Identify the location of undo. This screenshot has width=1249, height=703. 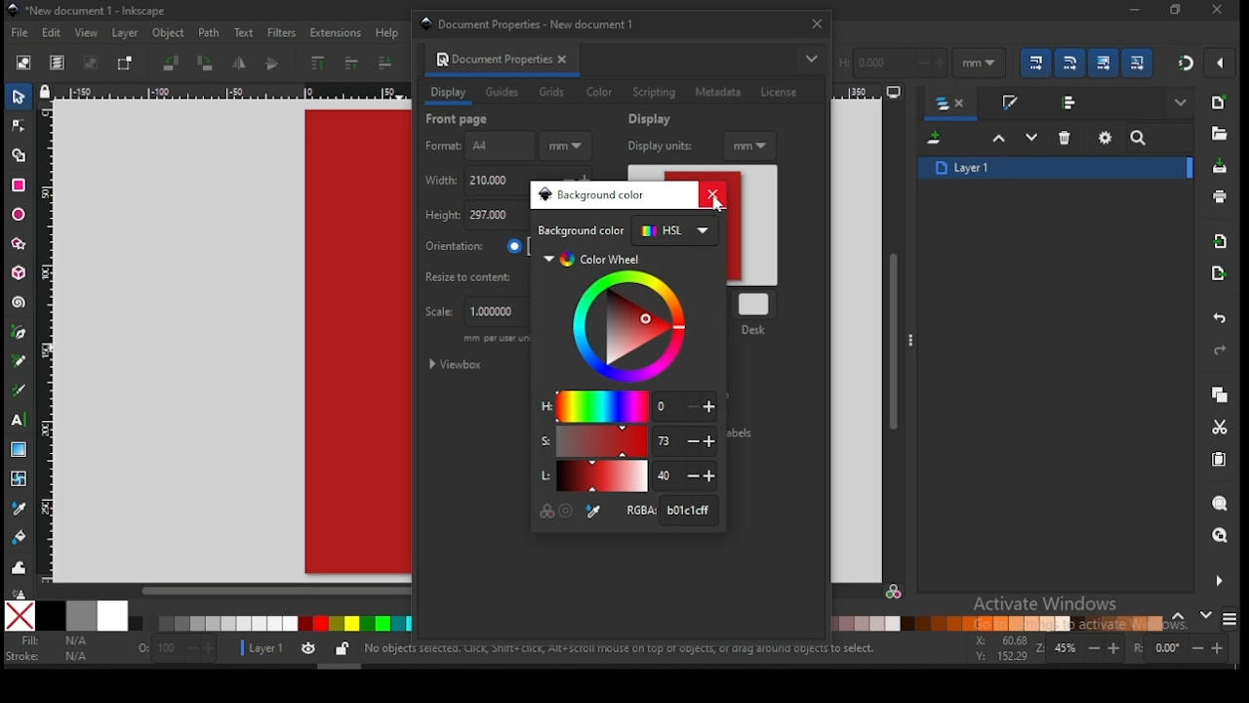
(1223, 319).